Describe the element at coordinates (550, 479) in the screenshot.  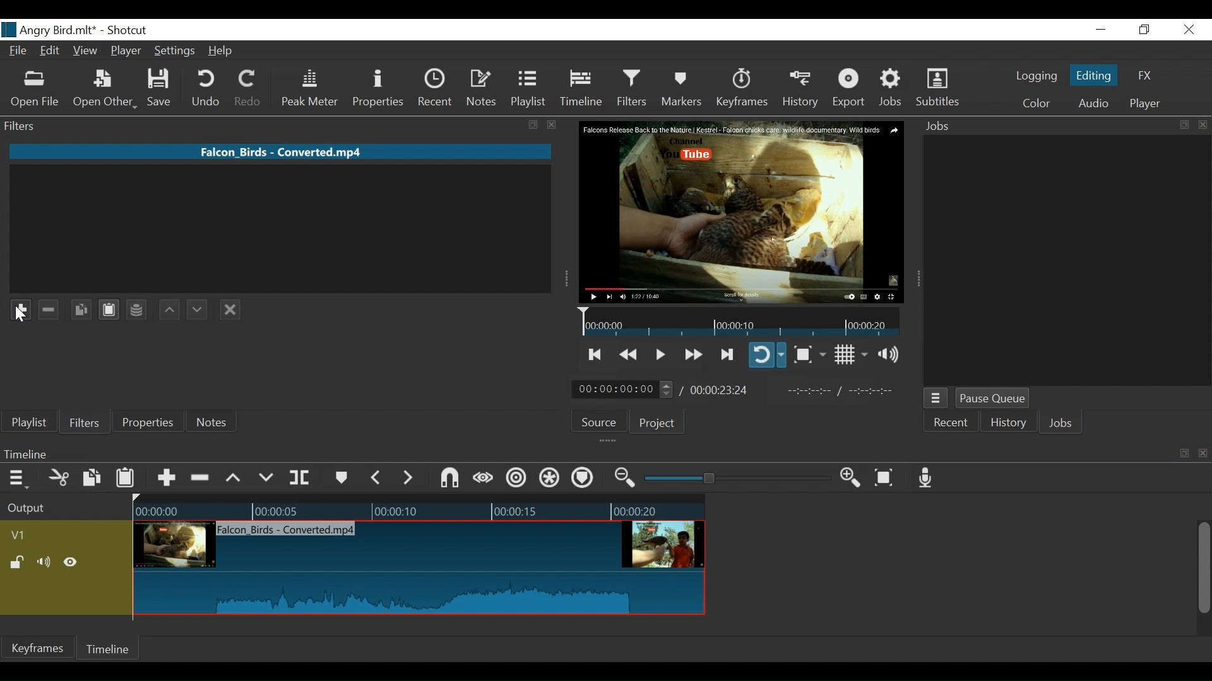
I see `Ripple all tracks` at that location.